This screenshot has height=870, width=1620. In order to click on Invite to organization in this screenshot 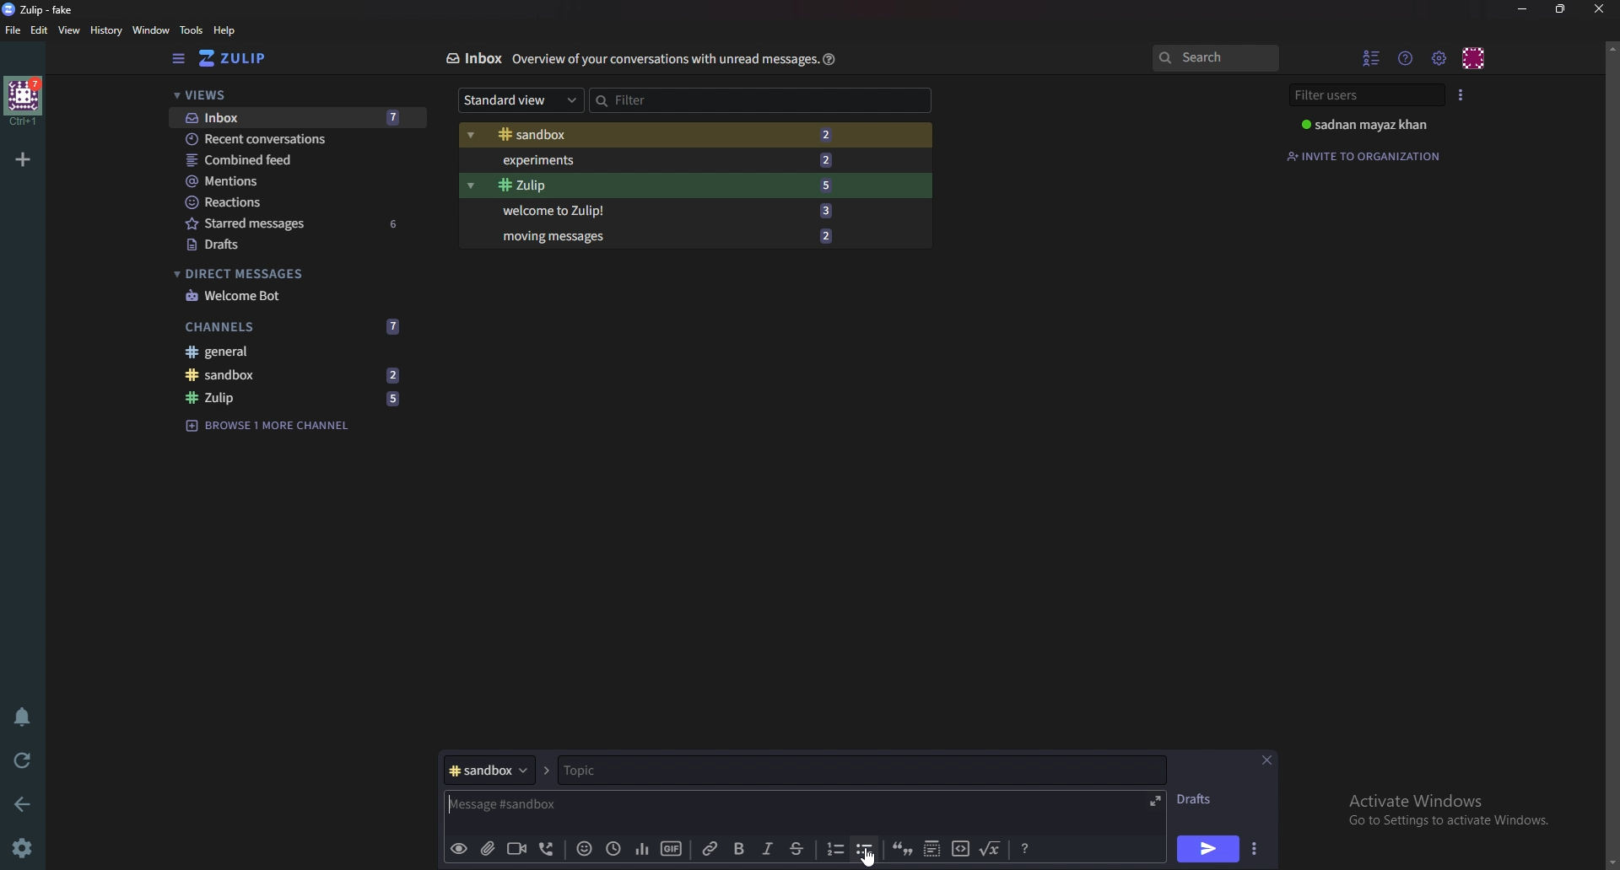, I will do `click(1366, 156)`.